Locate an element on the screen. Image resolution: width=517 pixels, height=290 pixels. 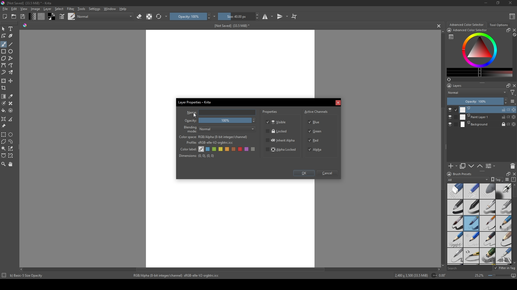
Normal is located at coordinates (228, 129).